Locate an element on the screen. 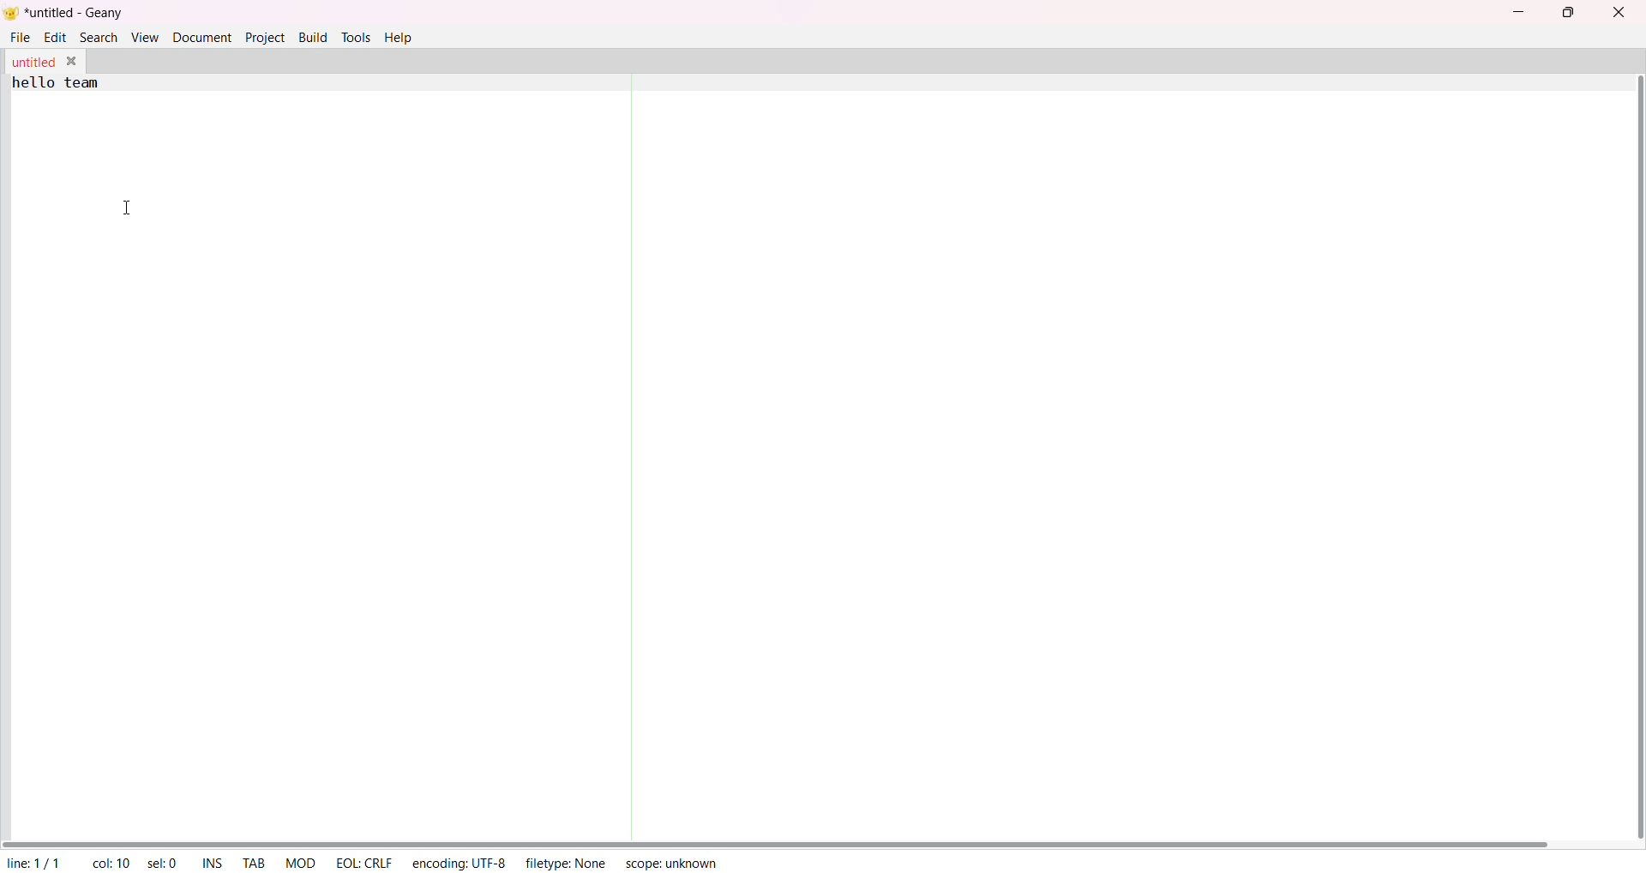 The image size is (1646, 873). tools is located at coordinates (356, 37).